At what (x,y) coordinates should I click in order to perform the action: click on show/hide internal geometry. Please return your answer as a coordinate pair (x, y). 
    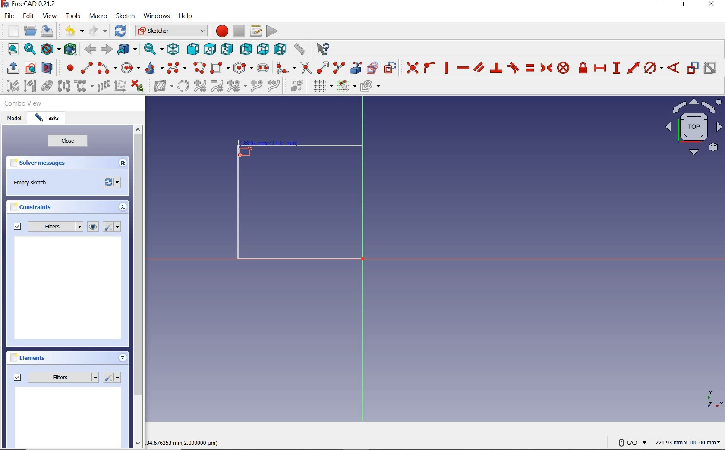
    Looking at the image, I should click on (46, 86).